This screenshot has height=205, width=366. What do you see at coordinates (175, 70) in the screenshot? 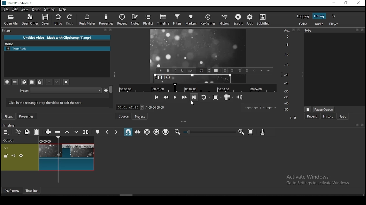
I see `Italic` at bounding box center [175, 70].